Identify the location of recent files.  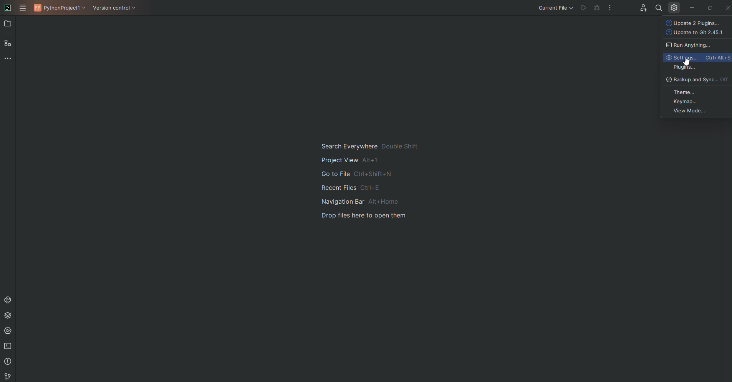
(351, 188).